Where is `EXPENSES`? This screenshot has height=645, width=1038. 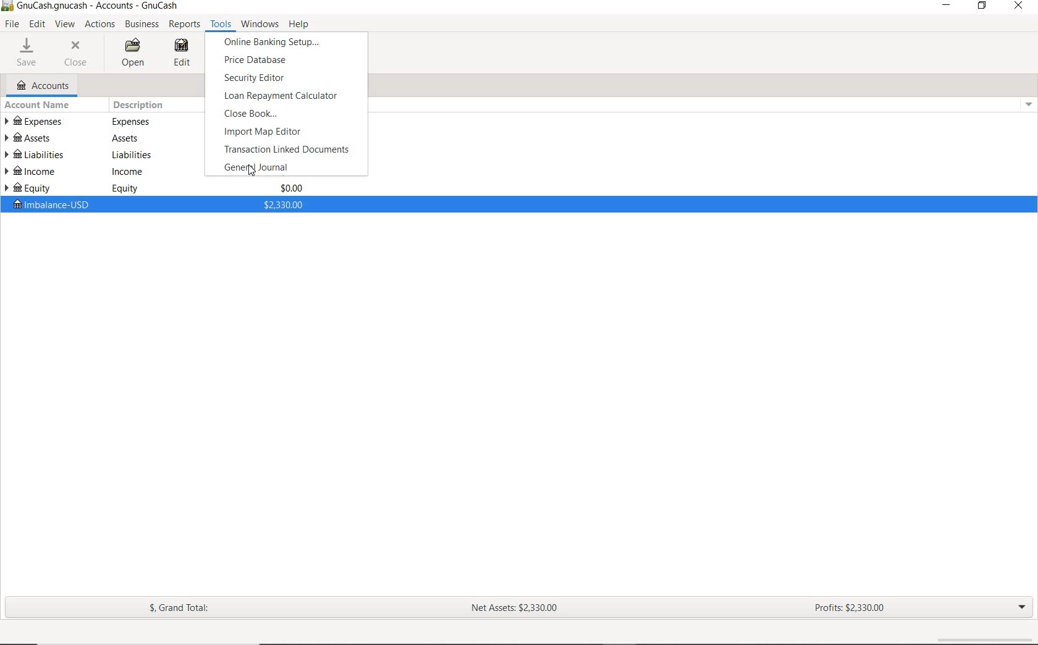 EXPENSES is located at coordinates (103, 122).